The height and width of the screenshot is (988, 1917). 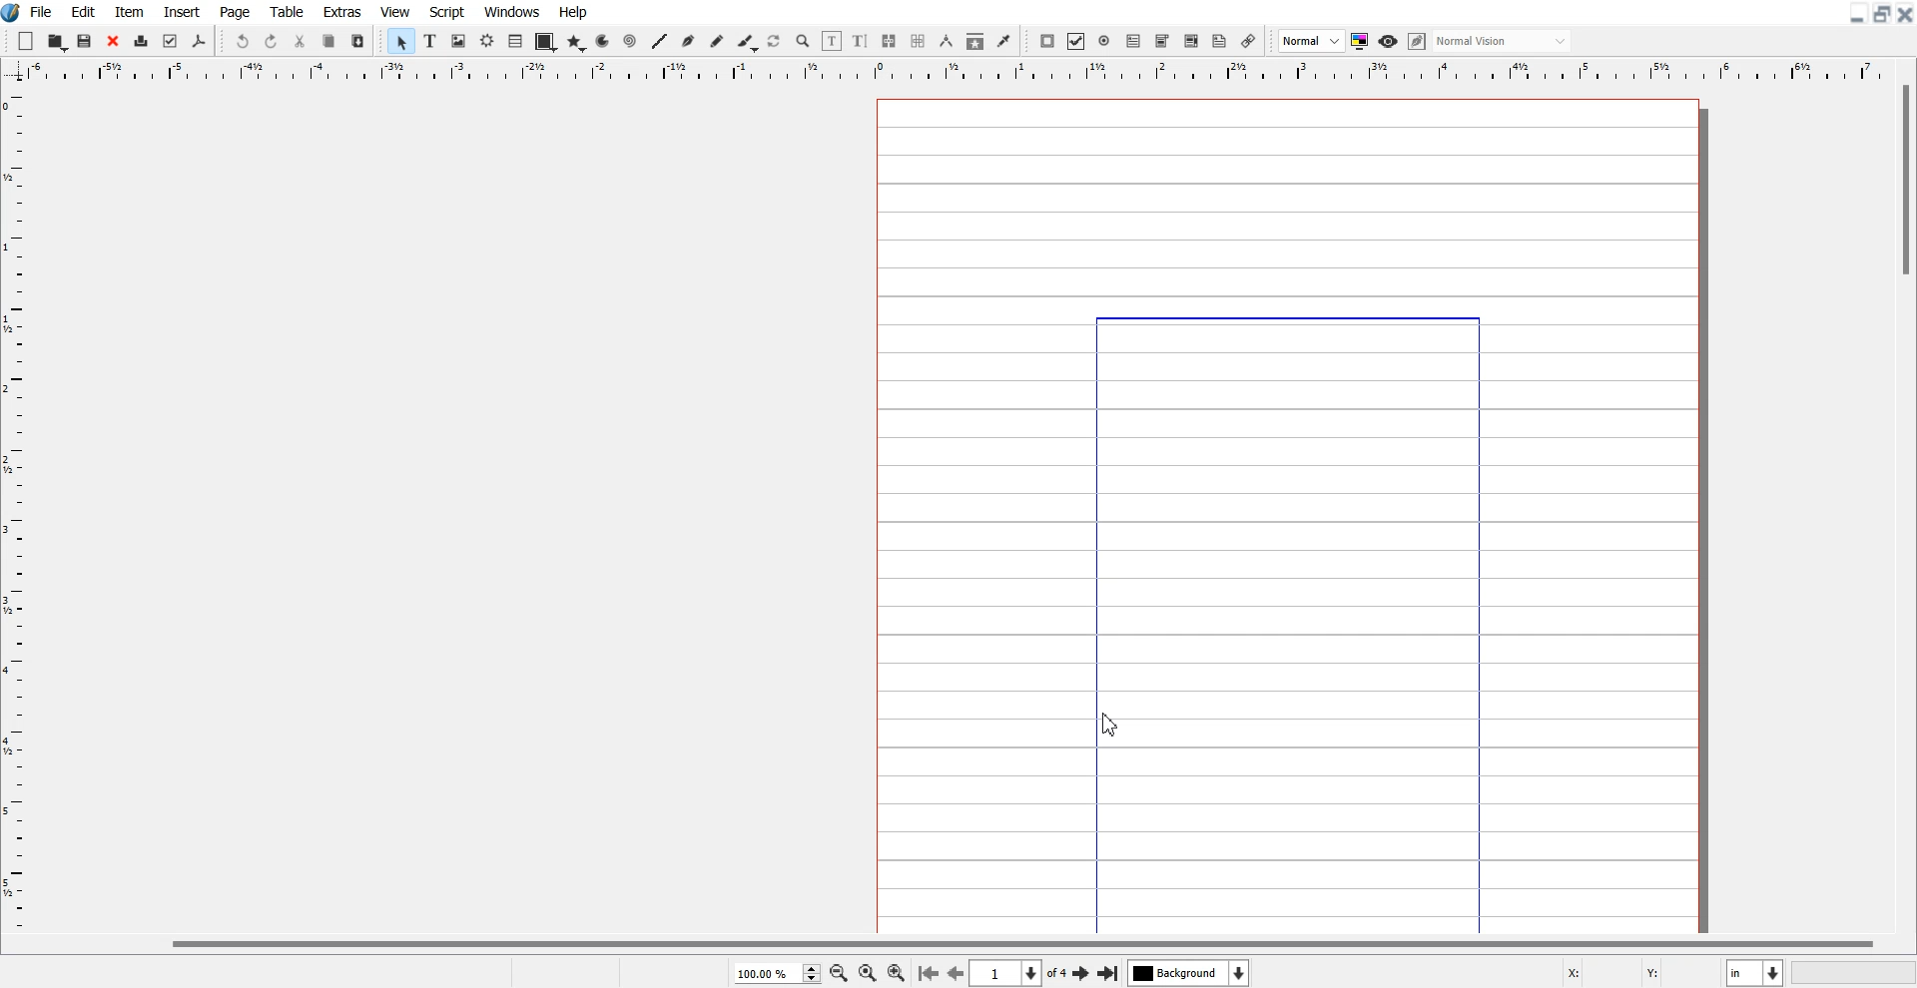 What do you see at coordinates (243, 41) in the screenshot?
I see `Undo` at bounding box center [243, 41].